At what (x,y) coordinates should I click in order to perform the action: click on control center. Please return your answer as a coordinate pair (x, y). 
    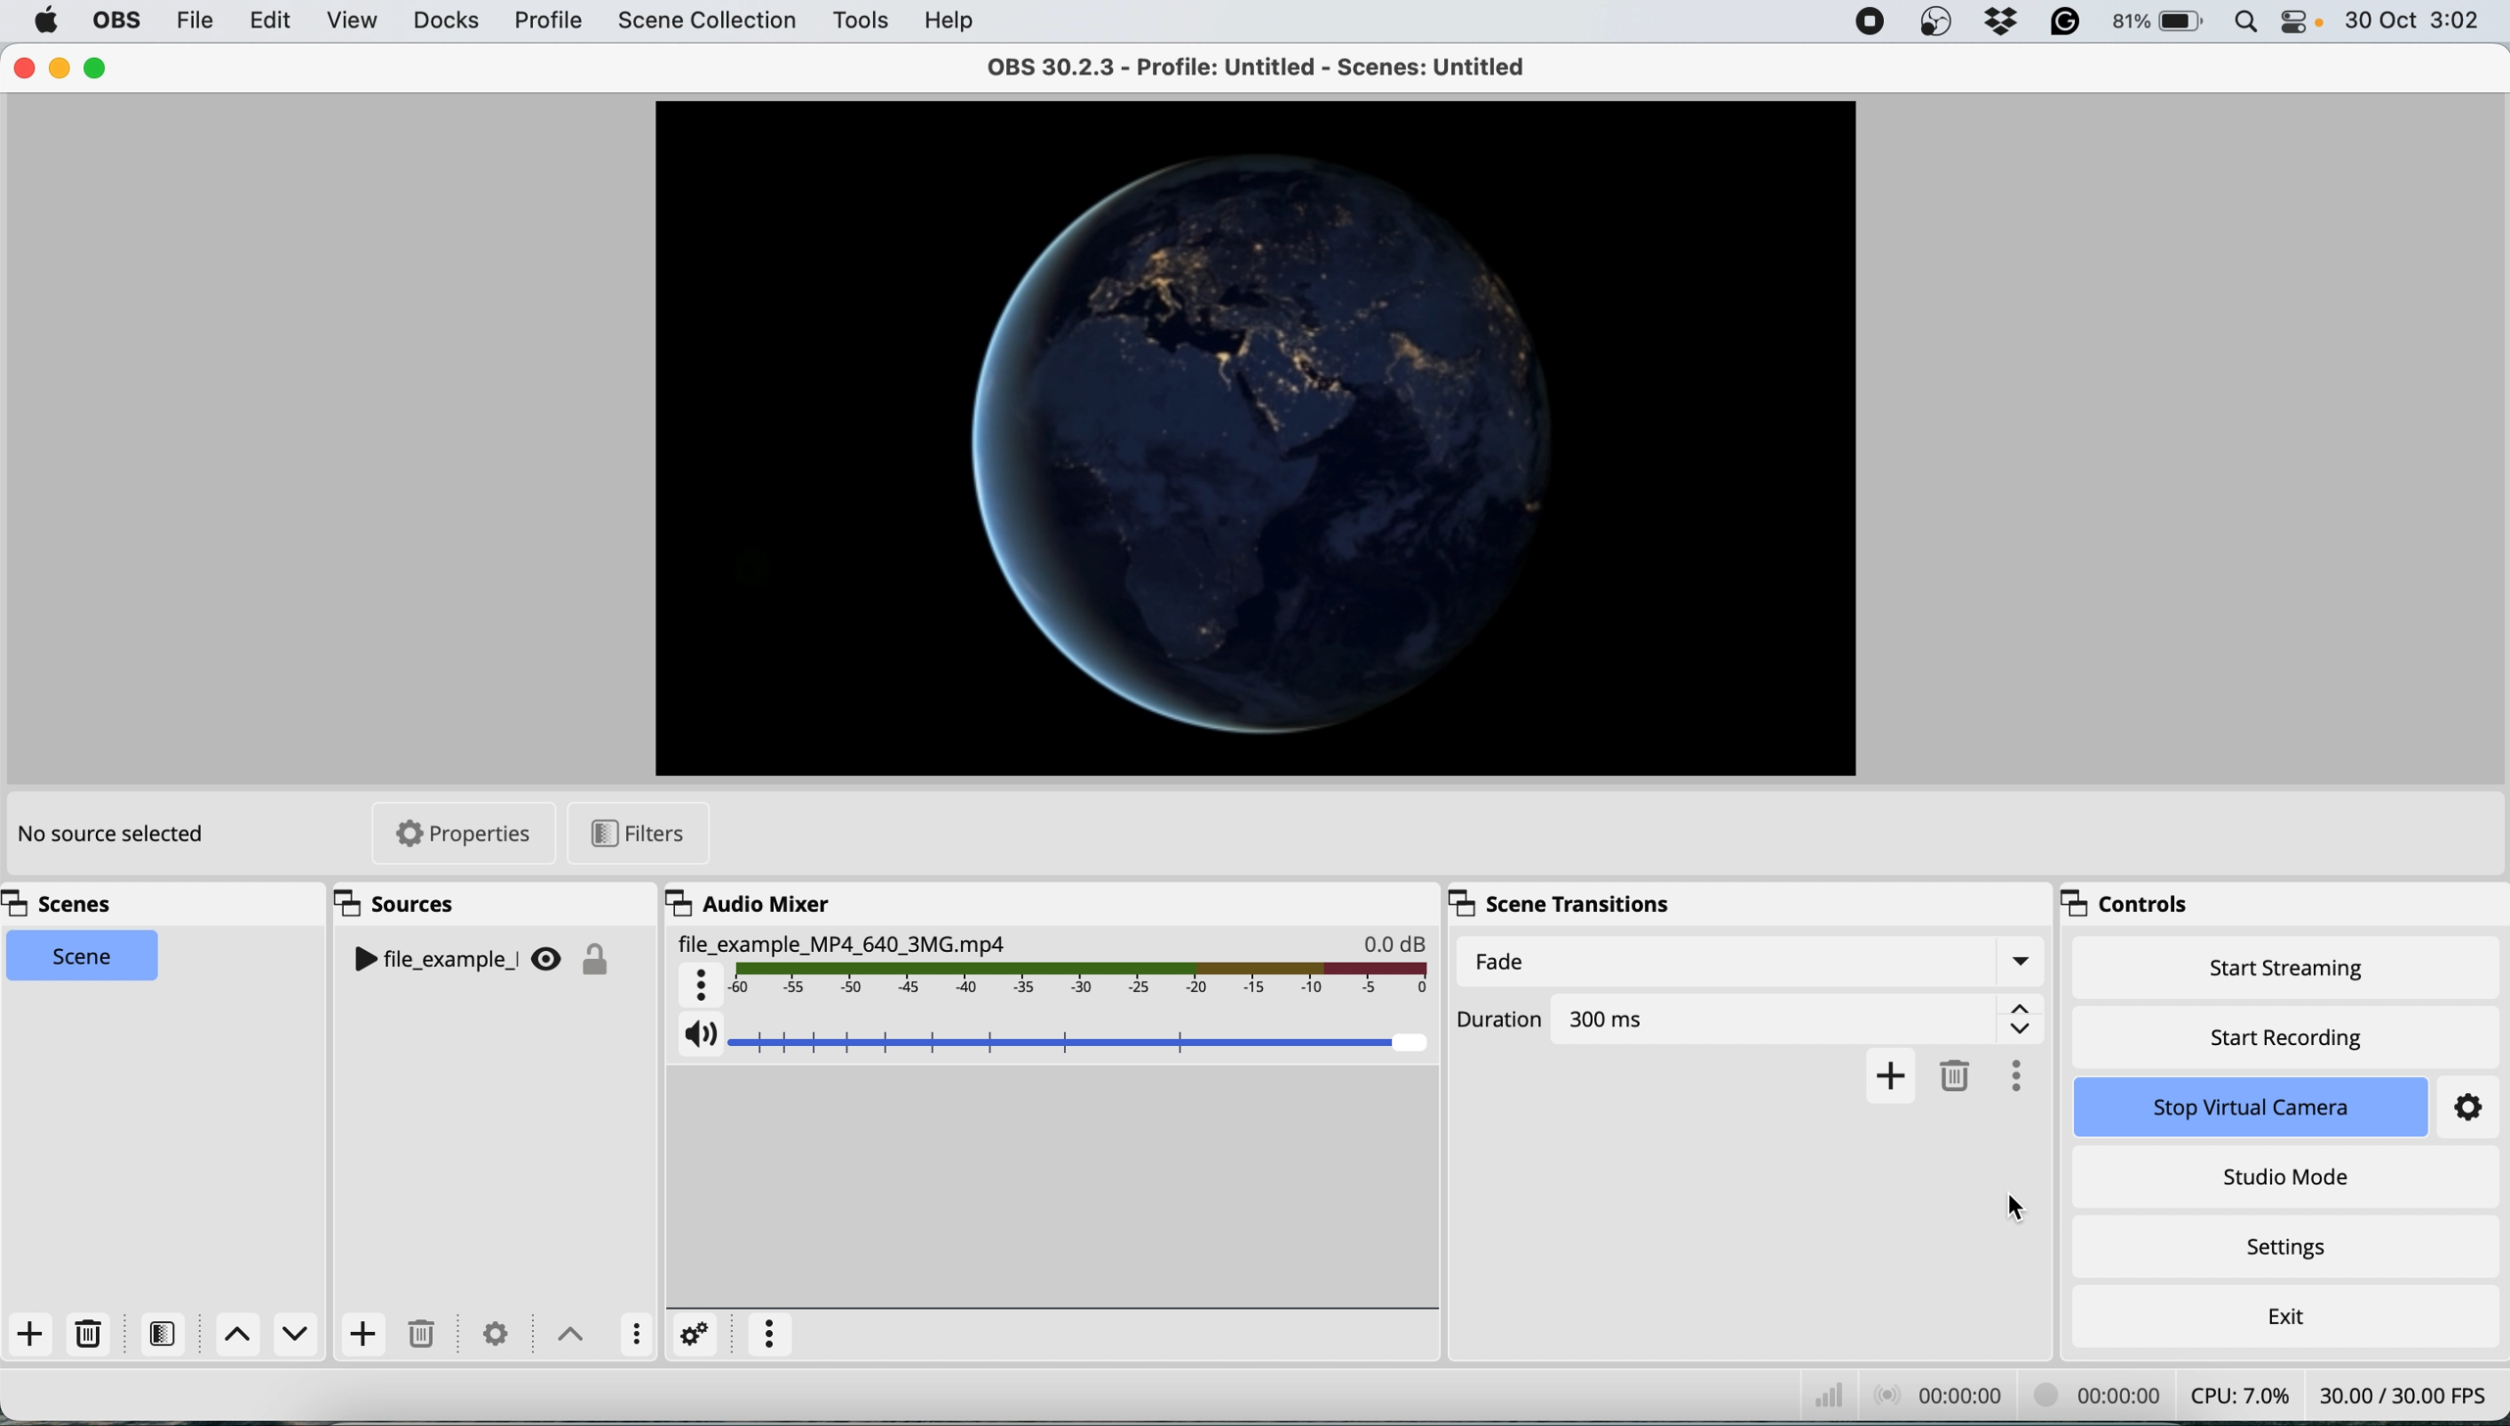
    Looking at the image, I should click on (2298, 23).